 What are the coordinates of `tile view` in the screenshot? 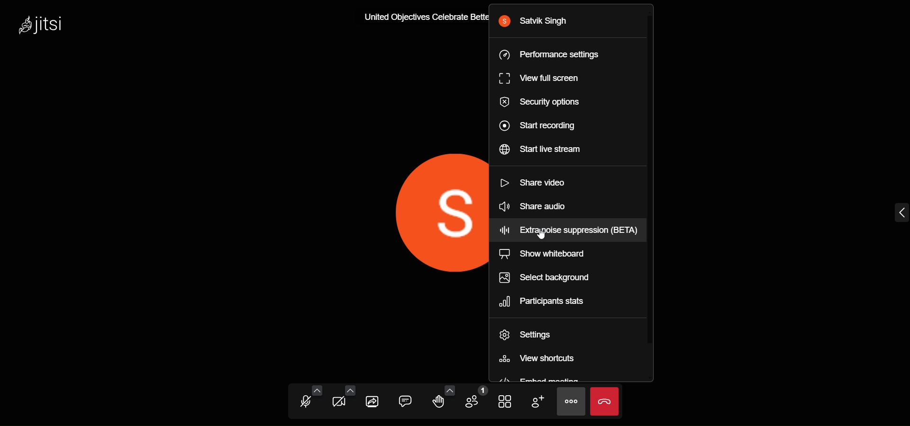 It's located at (506, 401).